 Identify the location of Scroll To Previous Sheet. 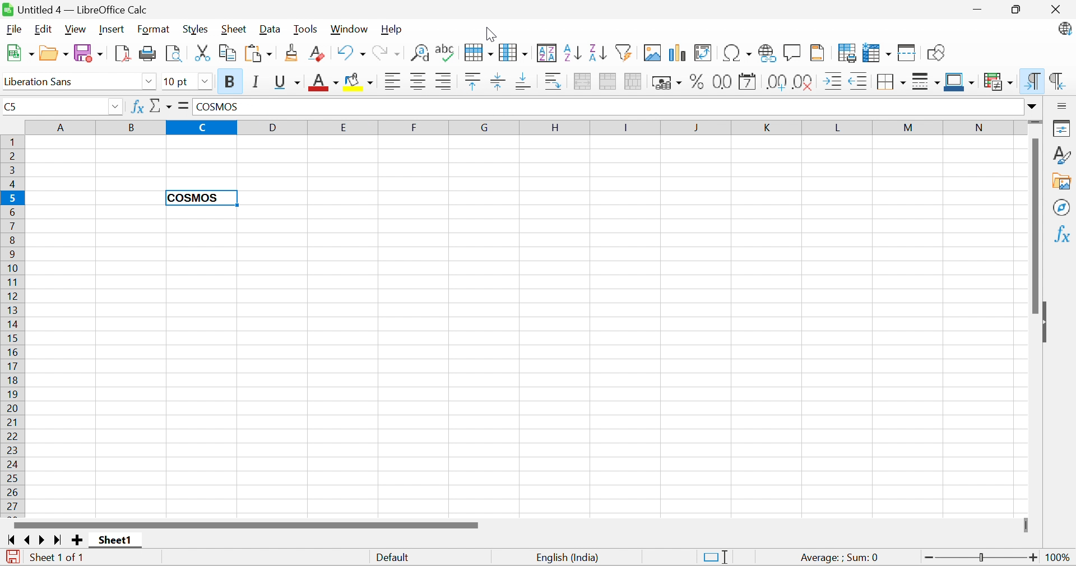
(28, 540).